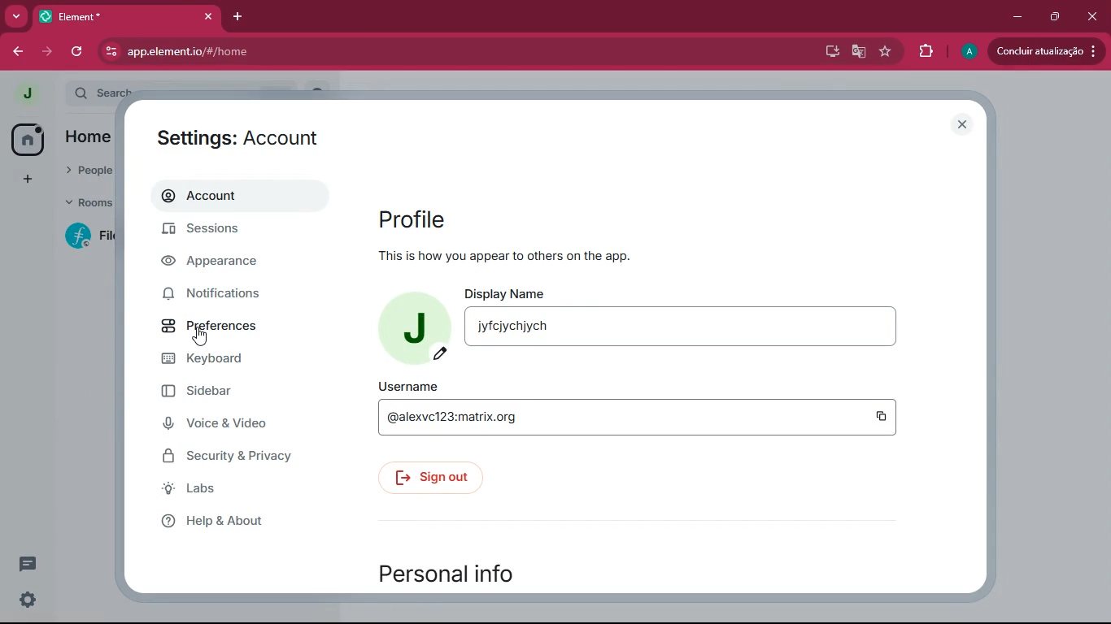  I want to click on close, so click(1094, 15).